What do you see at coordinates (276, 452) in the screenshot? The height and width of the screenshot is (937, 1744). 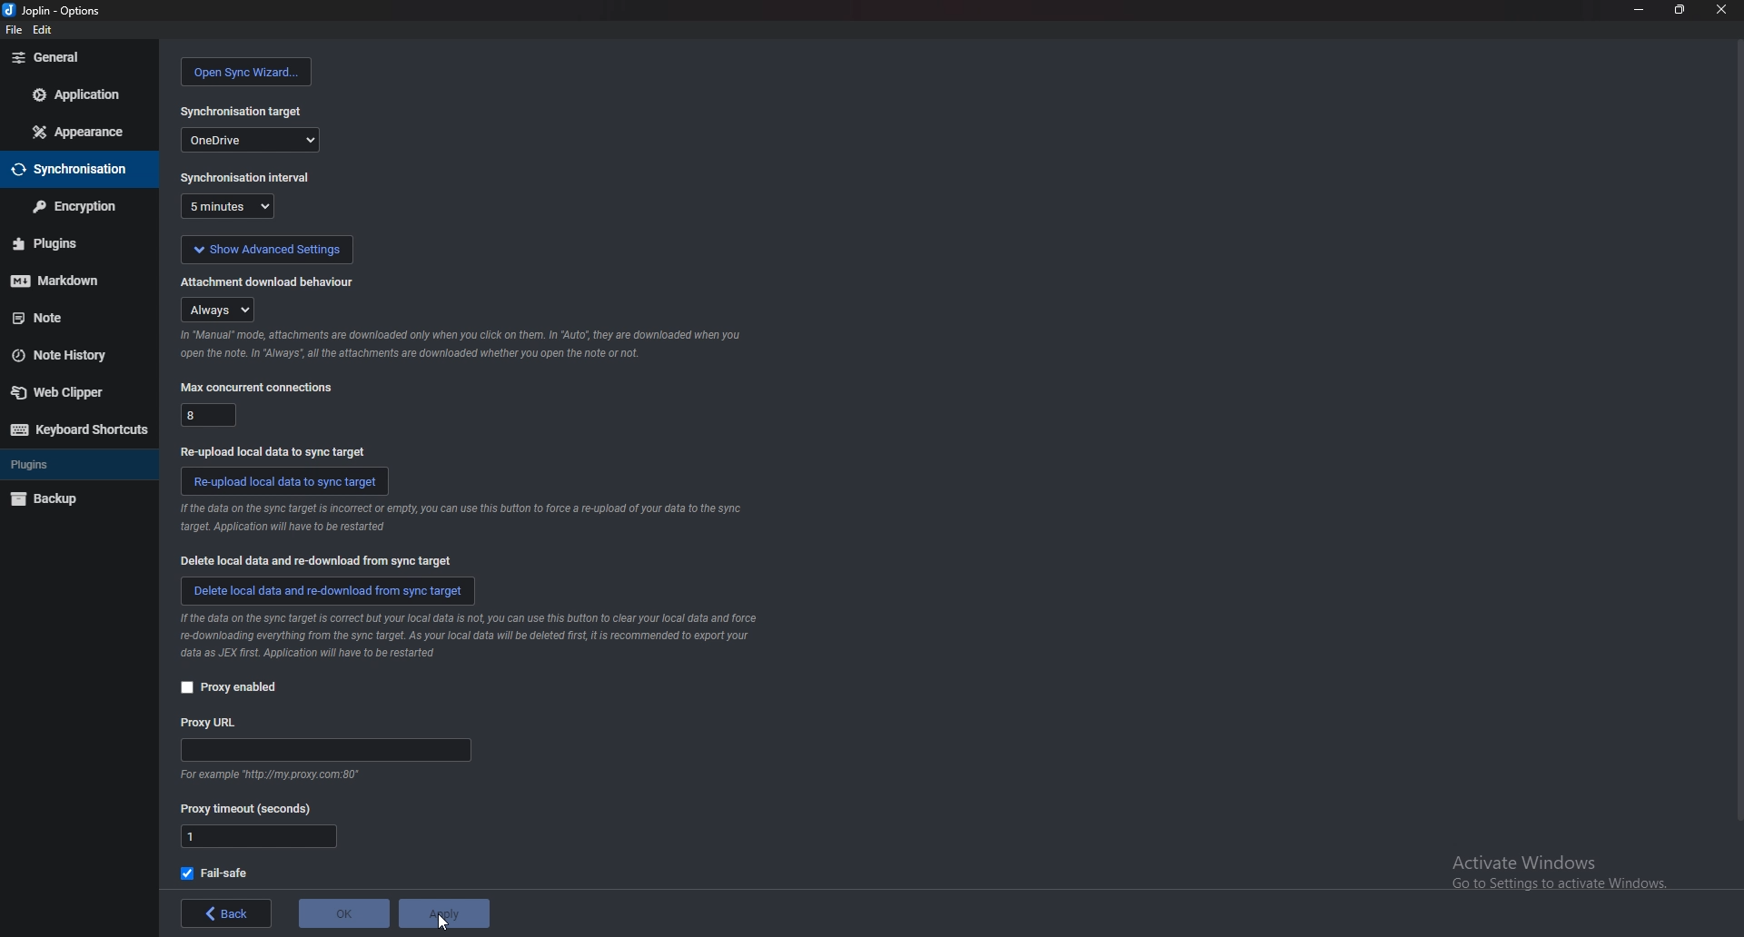 I see `reupload local disk` at bounding box center [276, 452].